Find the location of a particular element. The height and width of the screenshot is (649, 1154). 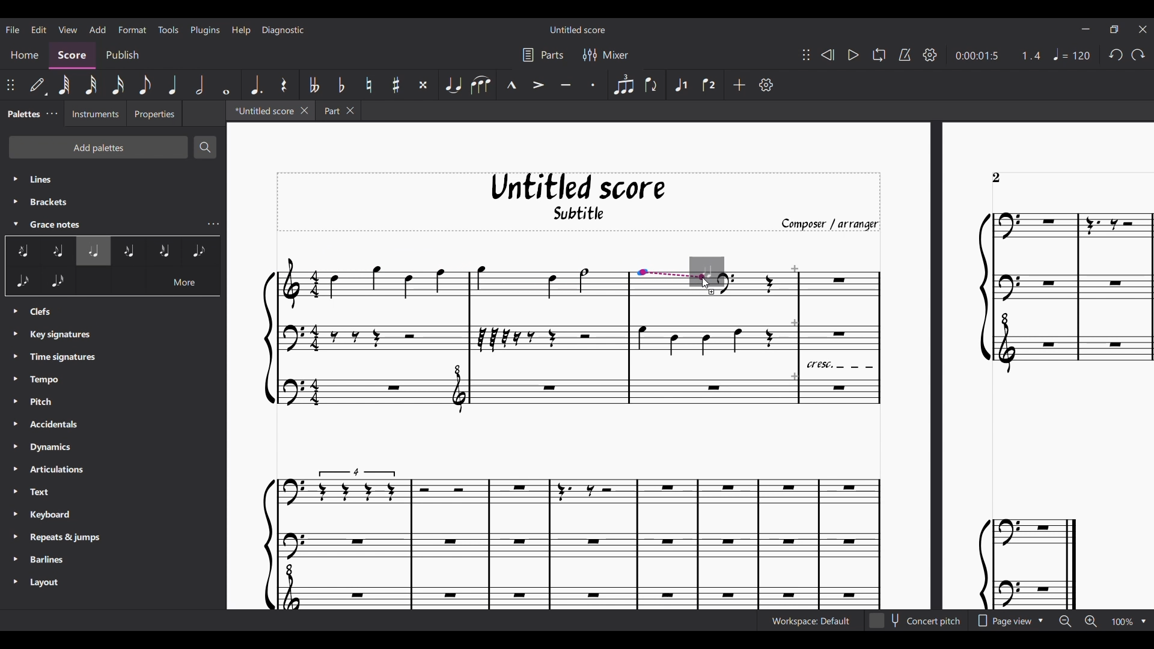

Current zoom factor is located at coordinates (1122, 621).